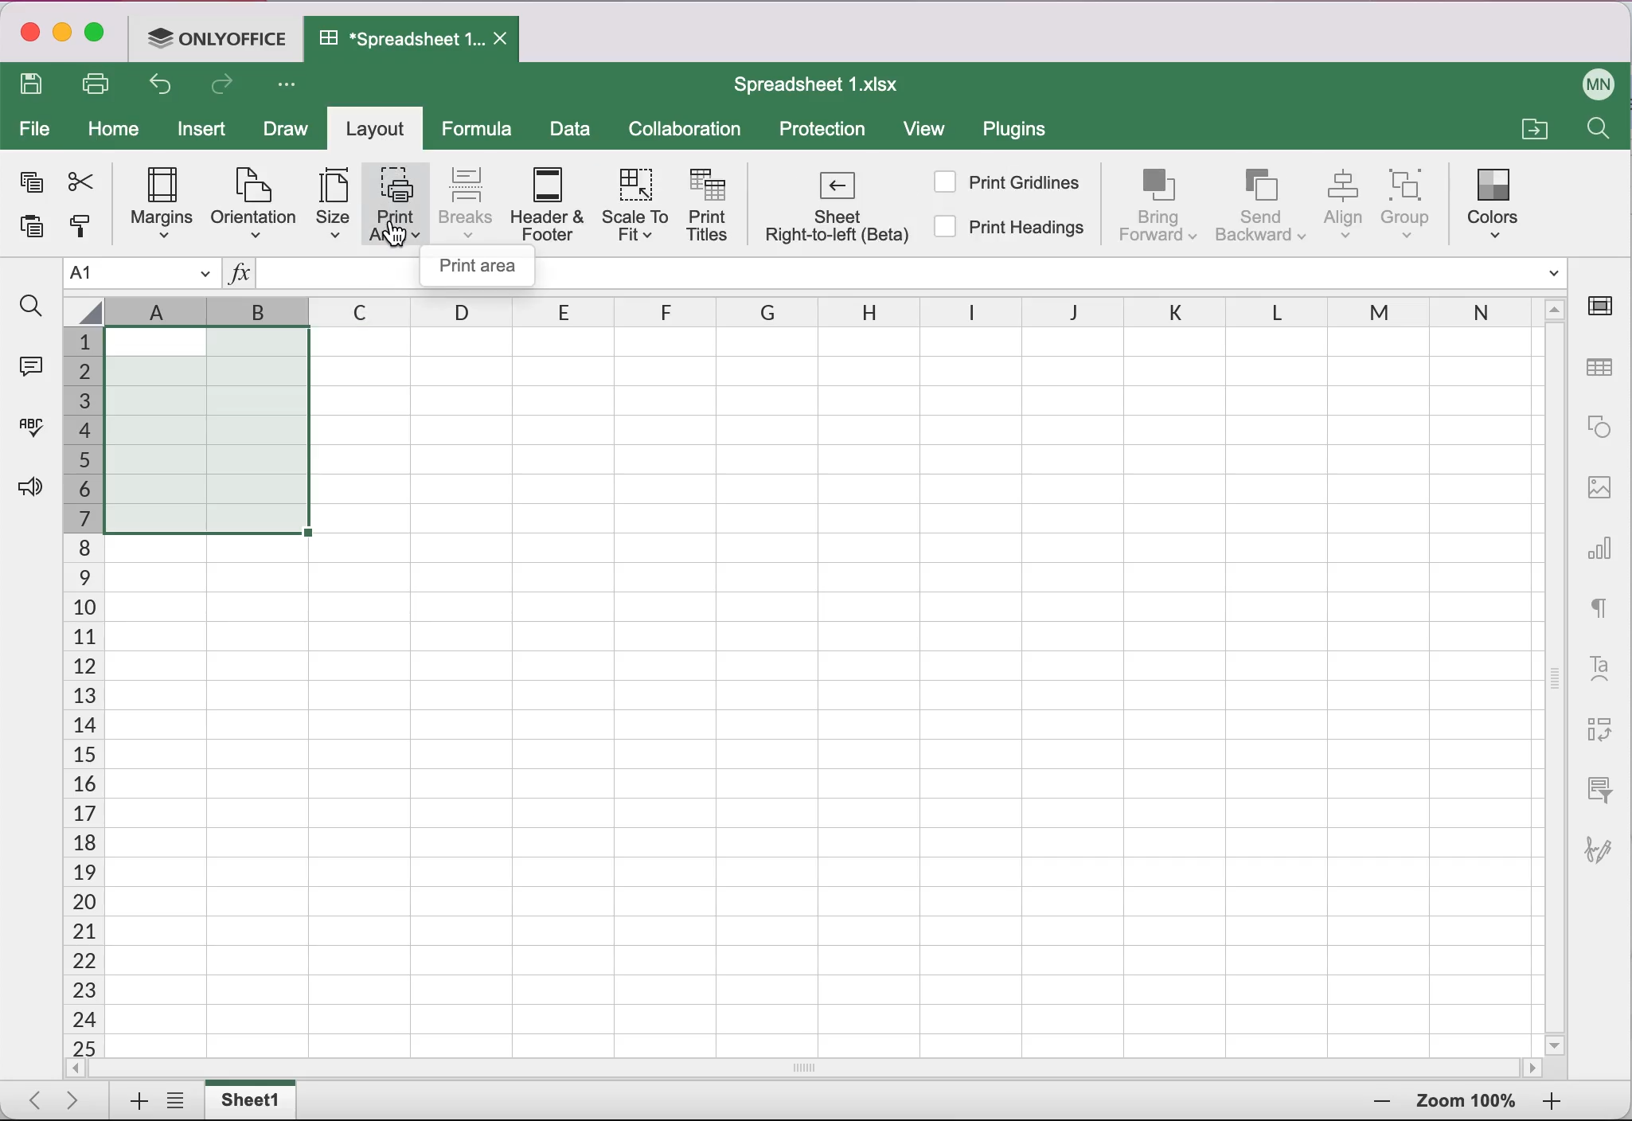  What do you see at coordinates (1602, 542) in the screenshot?
I see `chart` at bounding box center [1602, 542].